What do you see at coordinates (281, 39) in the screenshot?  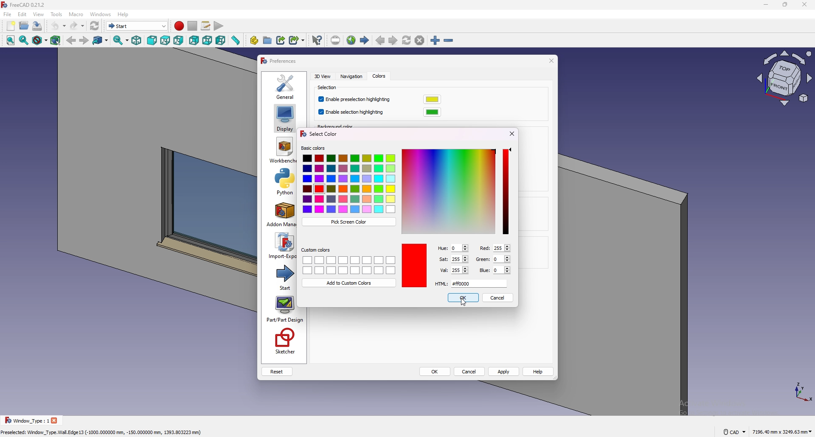 I see `make link` at bounding box center [281, 39].